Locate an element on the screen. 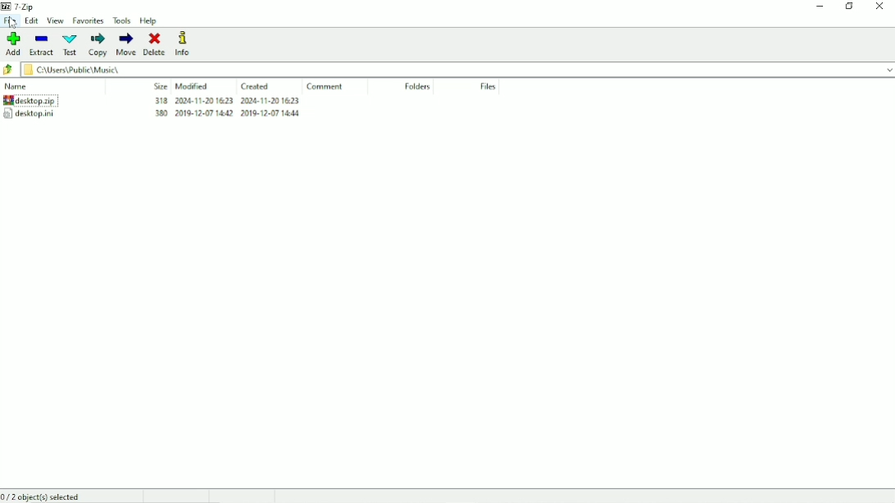 The height and width of the screenshot is (503, 895). Restore down is located at coordinates (850, 6).